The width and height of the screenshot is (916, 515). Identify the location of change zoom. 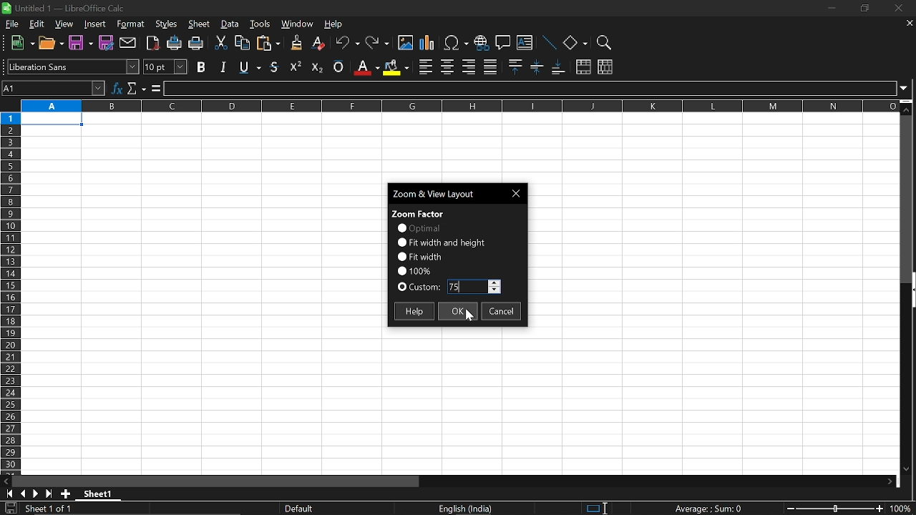
(834, 509).